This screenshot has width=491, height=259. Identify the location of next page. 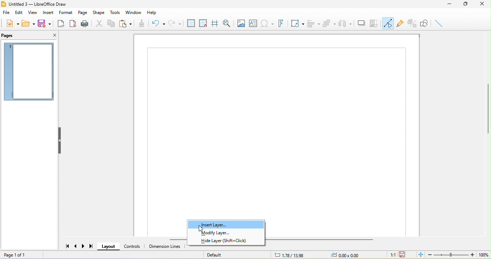
(84, 246).